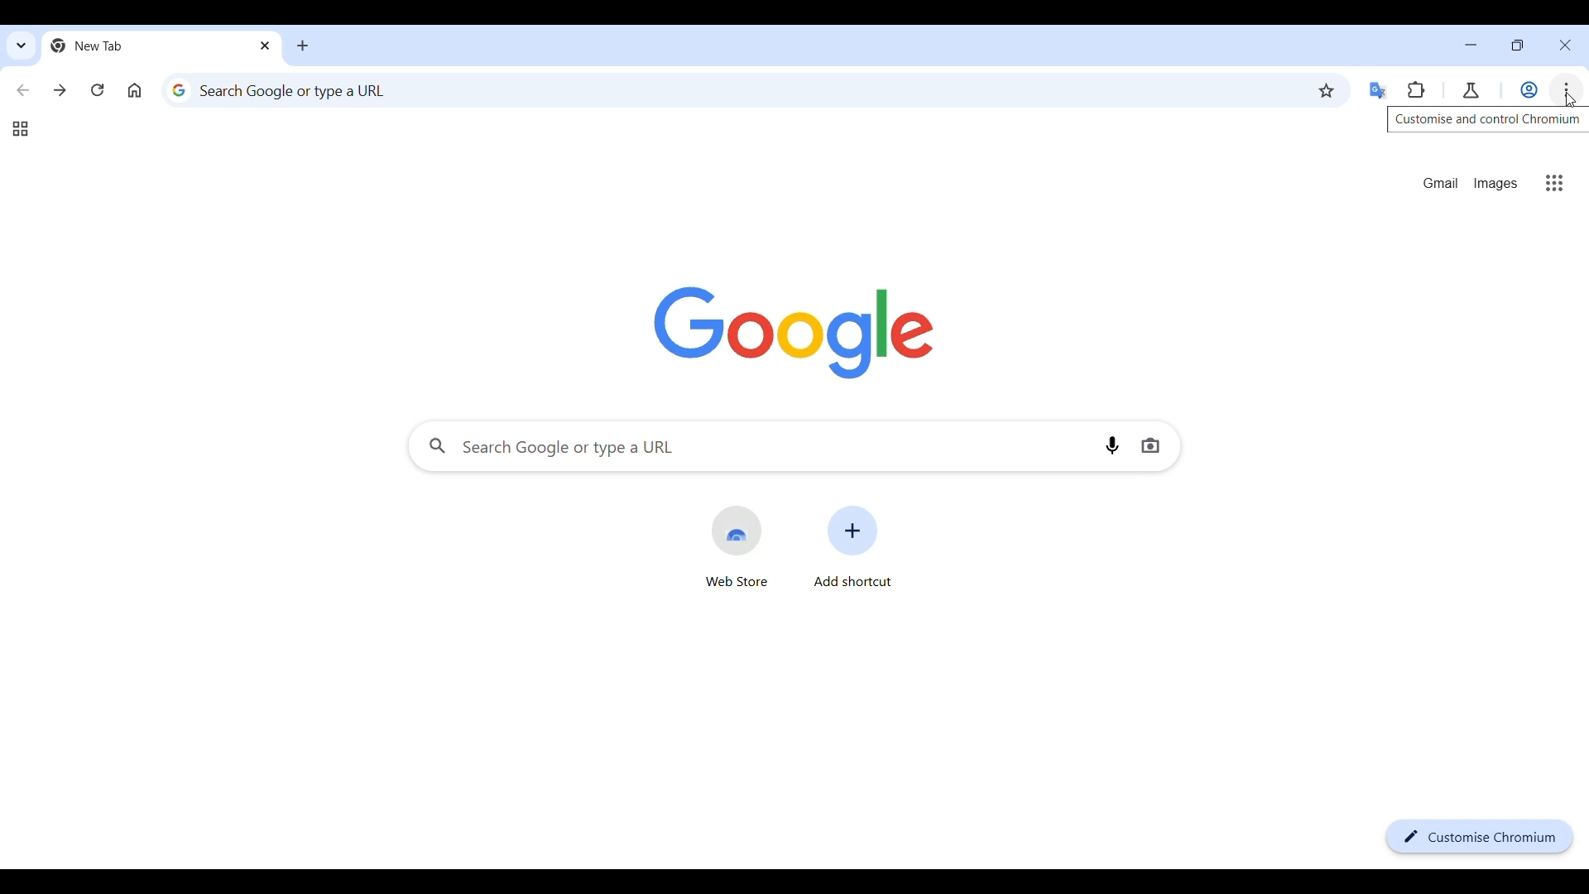 The image size is (1589, 894). What do you see at coordinates (1572, 104) in the screenshot?
I see `Cursor clicking on settings` at bounding box center [1572, 104].